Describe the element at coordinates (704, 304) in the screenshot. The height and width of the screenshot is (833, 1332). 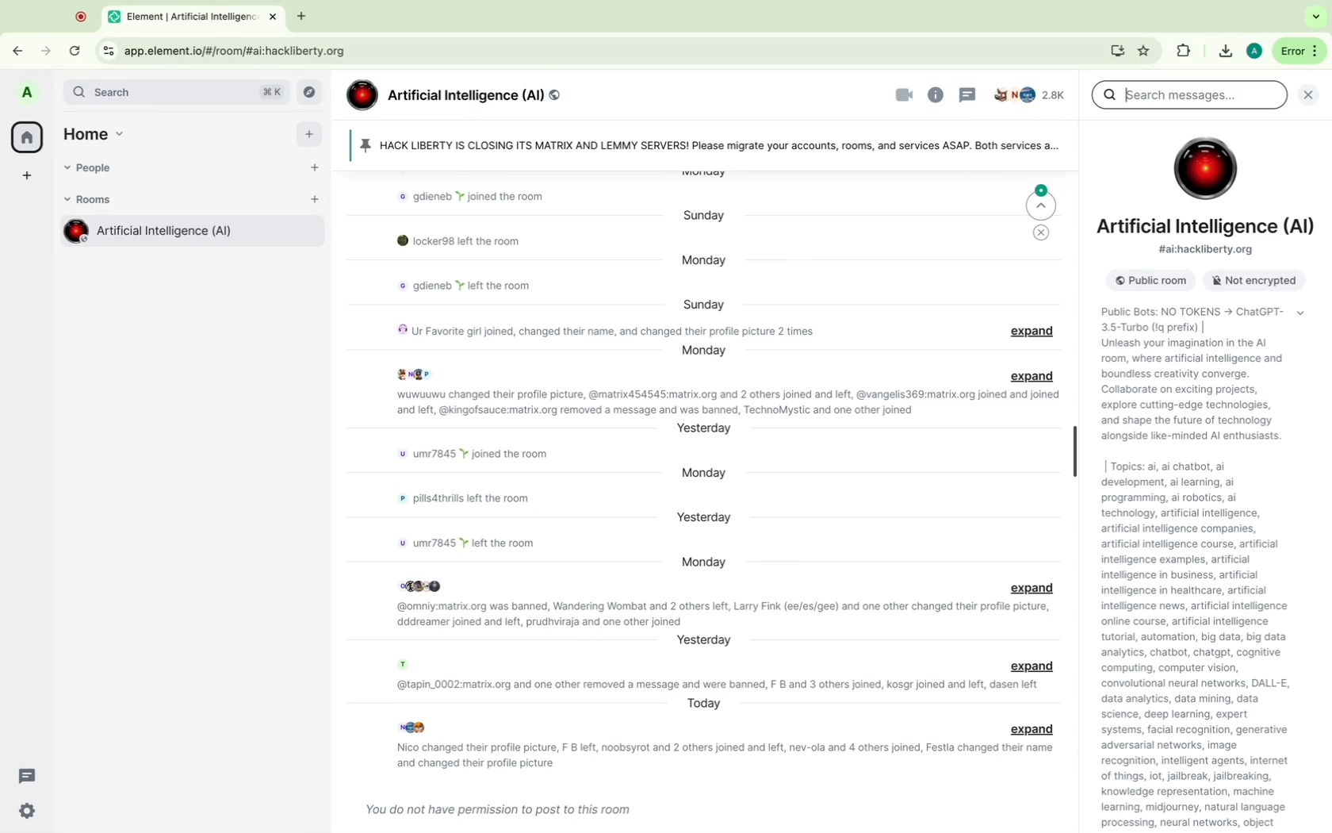
I see `day` at that location.